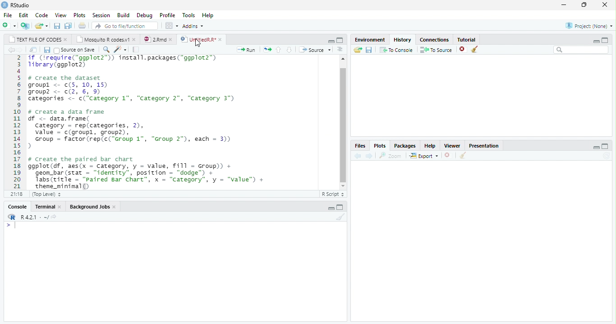  I want to click on if (treguire(“ggplot2™)) install.packages("ggplot2™)Tibrary(ggplot2)# Create the datasetgroupl <- c(5, 10, 15)group? <- c(2, 6, 9)Categories <- c(‘Category 1", “Category 2", “Category 3")# Create a data framedf <- data. frame(category = rep(categories, 2),value = c(groupl, group2),Group = factor (rep(c("Group 1", “Group 2°), each = 3))># Create the paired bar chartggplot (df, aes(x = Category, y = value, fill = Group) +geom_bar (stat = “identity”, position = "dodge™) +Tabs (title = "Paired Bar Chart”, x = “Category”, y = “value") +theme_minimal(), so click(156, 122).